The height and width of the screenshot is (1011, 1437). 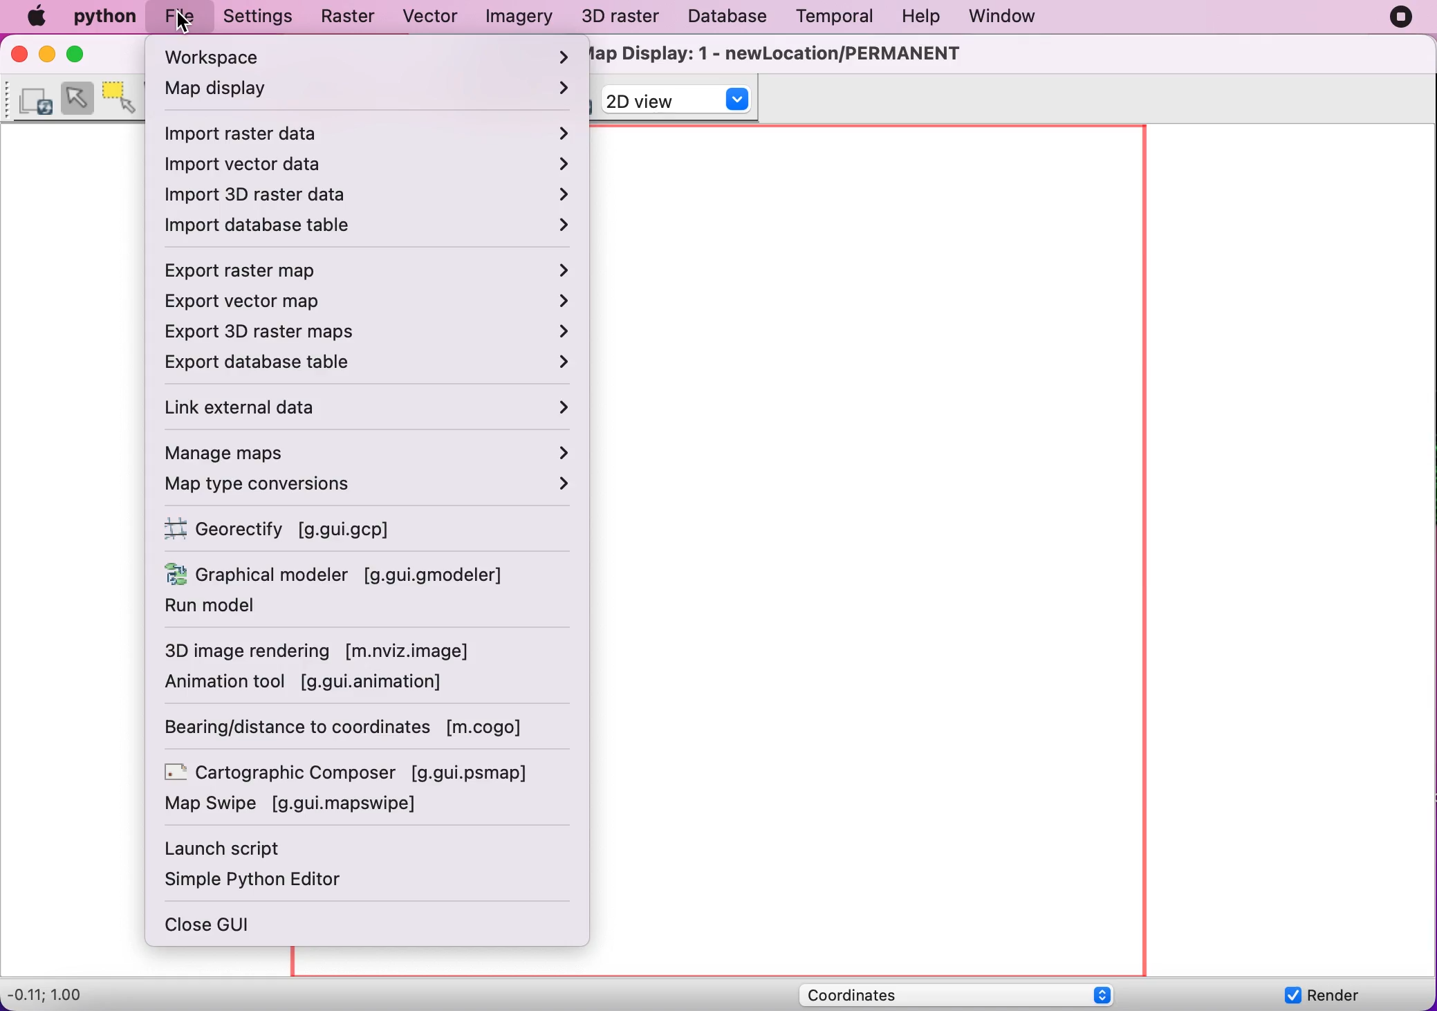 I want to click on launch script, so click(x=232, y=848).